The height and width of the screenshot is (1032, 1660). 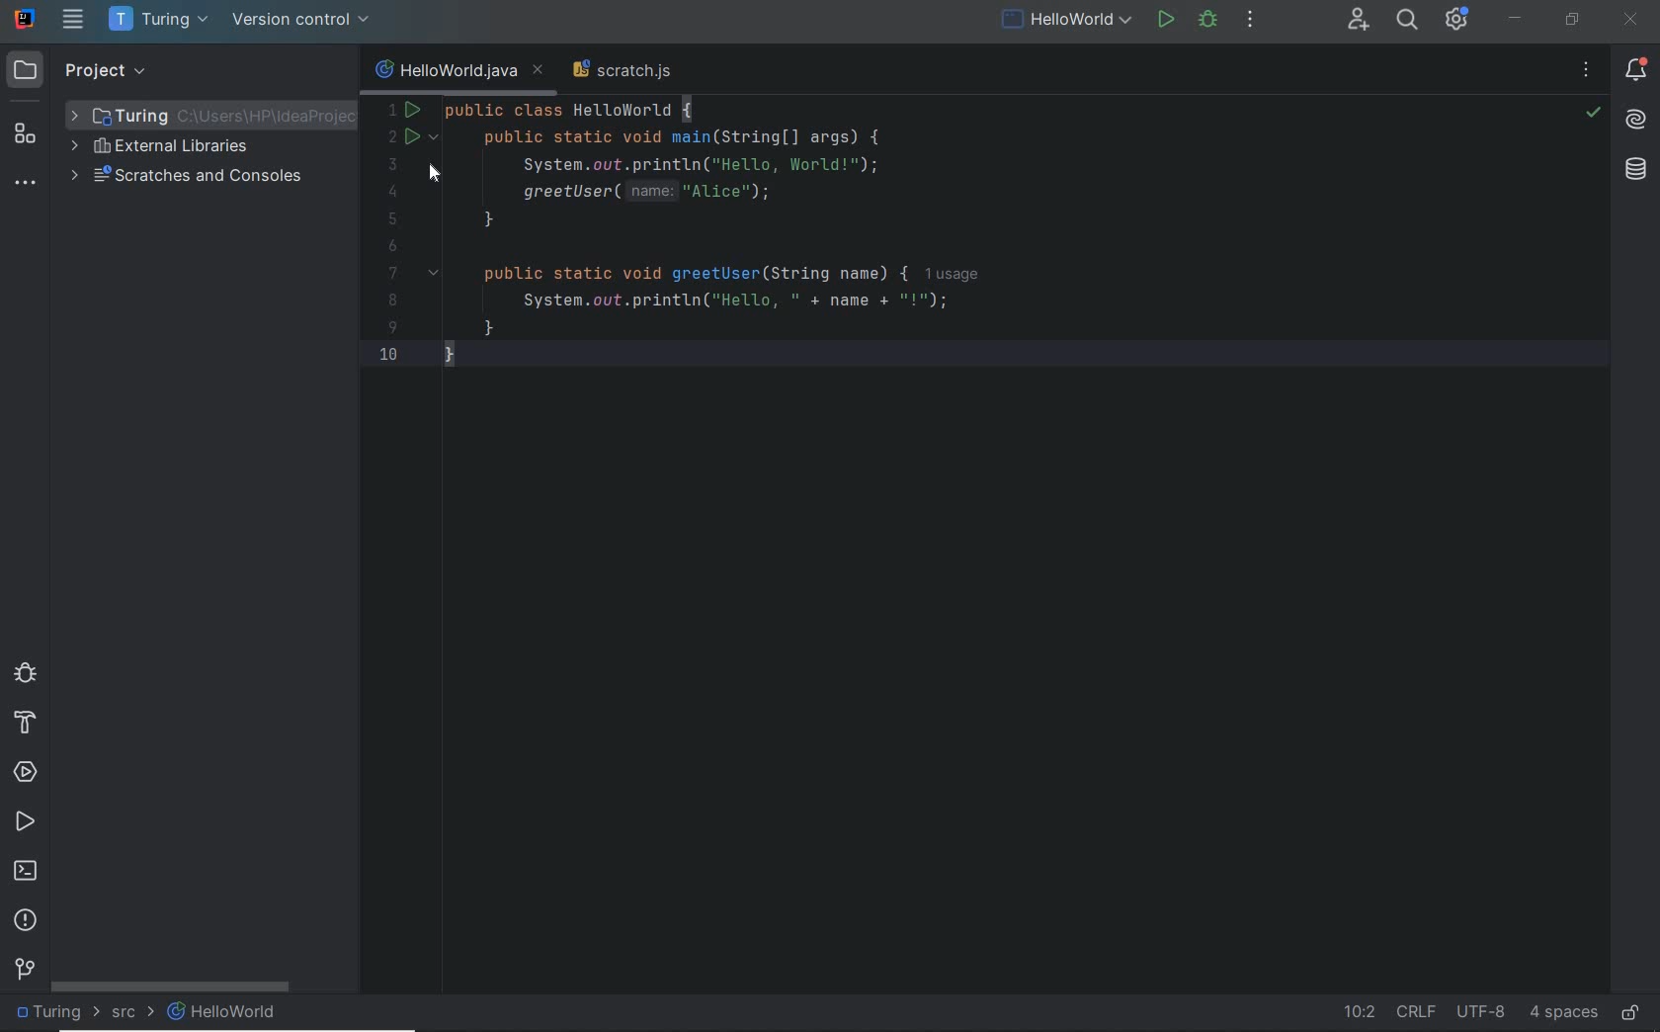 I want to click on code with me, so click(x=1357, y=20).